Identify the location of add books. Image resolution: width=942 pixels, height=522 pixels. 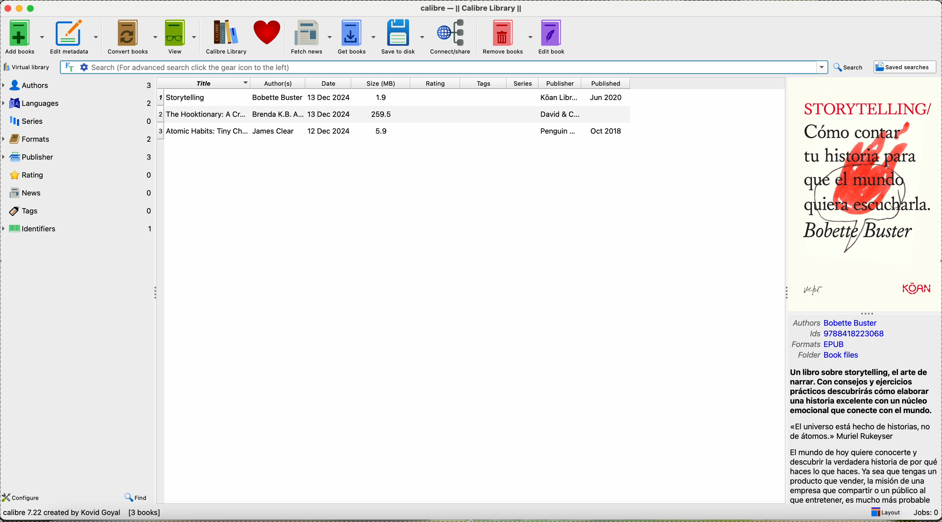
(25, 37).